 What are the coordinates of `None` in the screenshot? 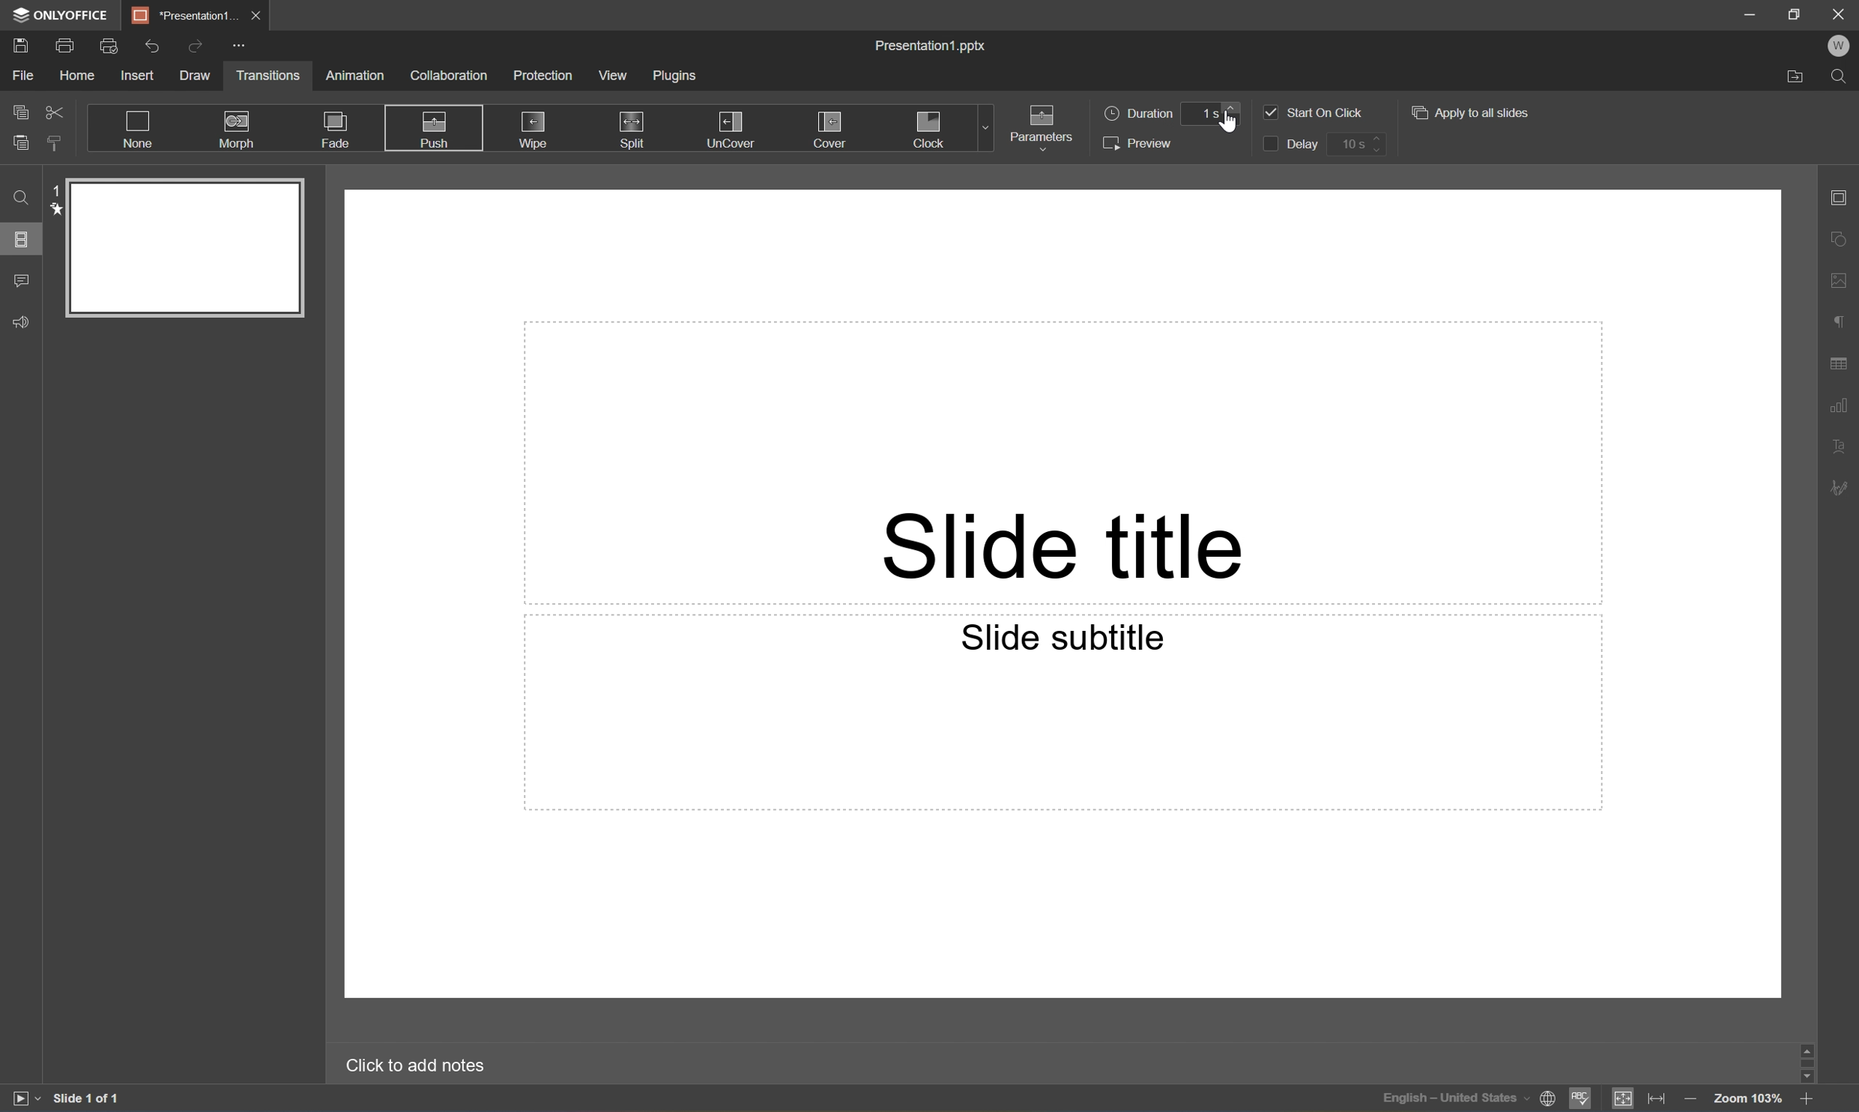 It's located at (136, 129).